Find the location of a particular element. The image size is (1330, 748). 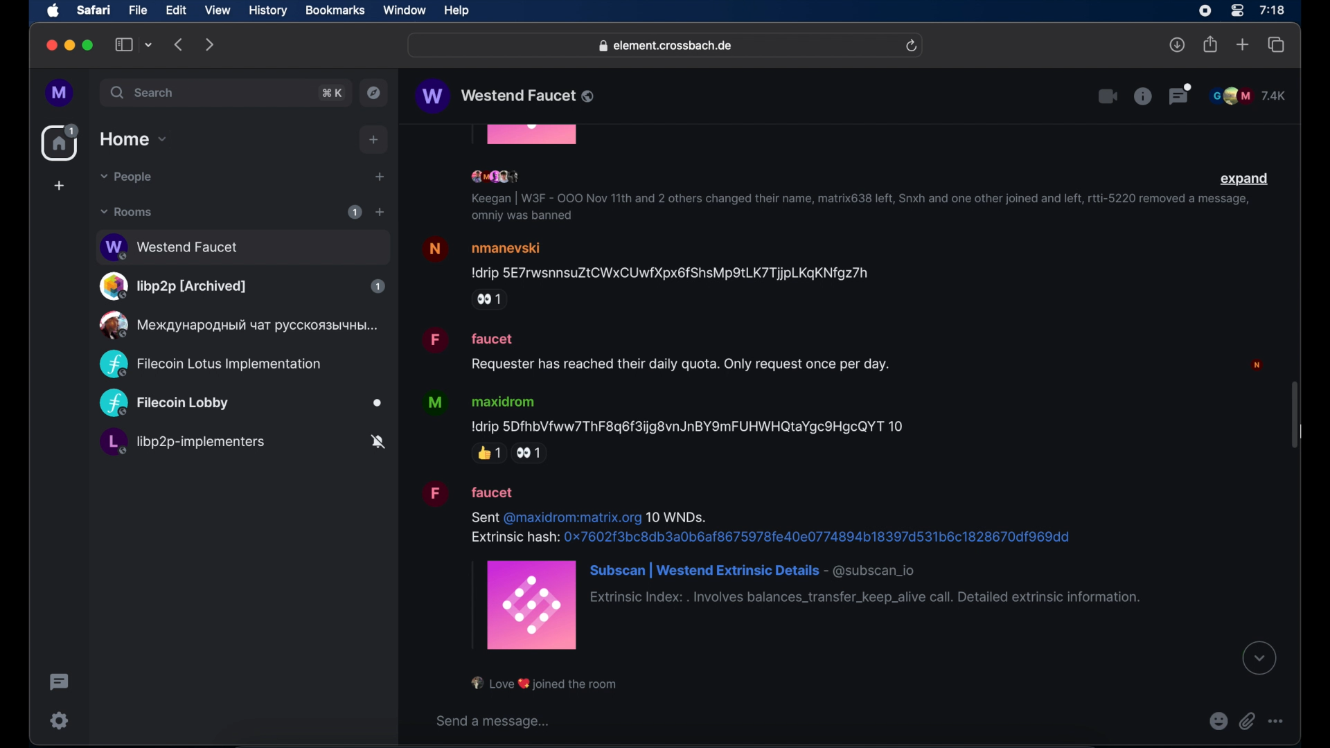

forward is located at coordinates (210, 44).